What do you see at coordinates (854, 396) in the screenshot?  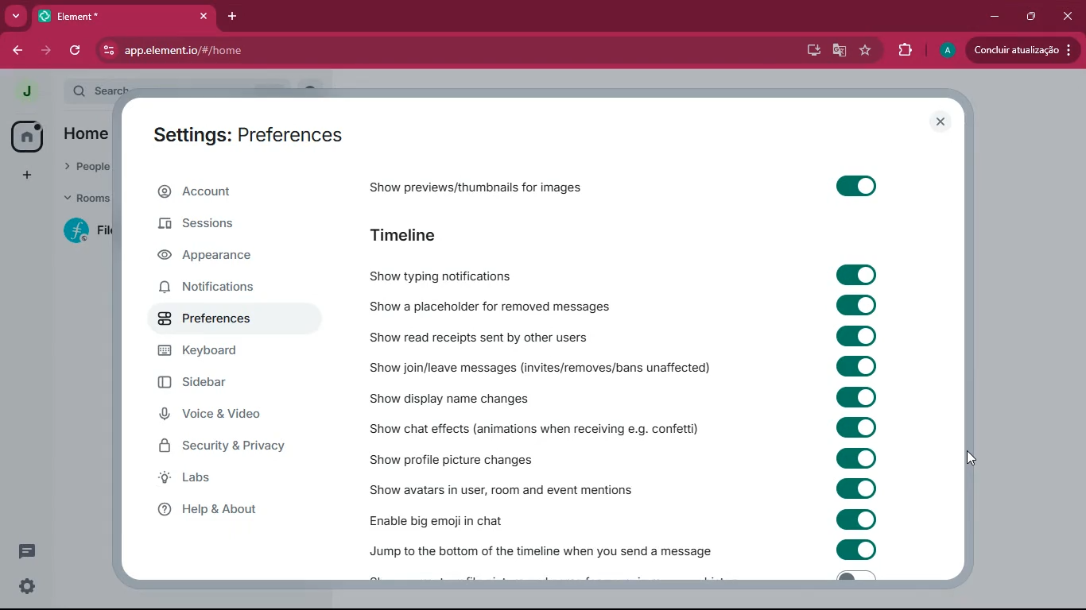 I see `toggle on ` at bounding box center [854, 396].